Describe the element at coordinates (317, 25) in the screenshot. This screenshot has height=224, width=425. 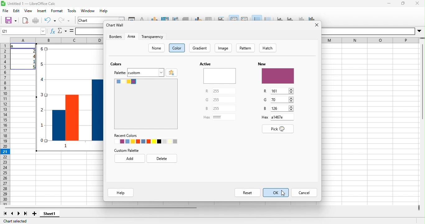
I see `close` at that location.